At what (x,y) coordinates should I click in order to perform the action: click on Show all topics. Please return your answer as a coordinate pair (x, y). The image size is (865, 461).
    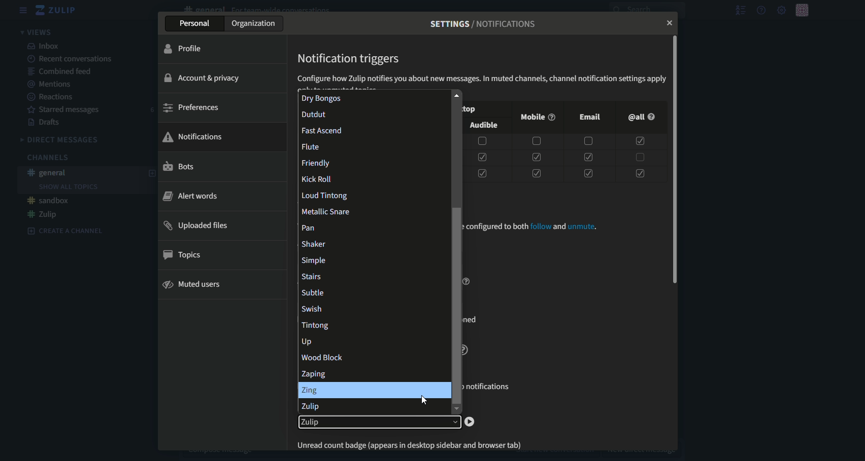
    Looking at the image, I should click on (68, 187).